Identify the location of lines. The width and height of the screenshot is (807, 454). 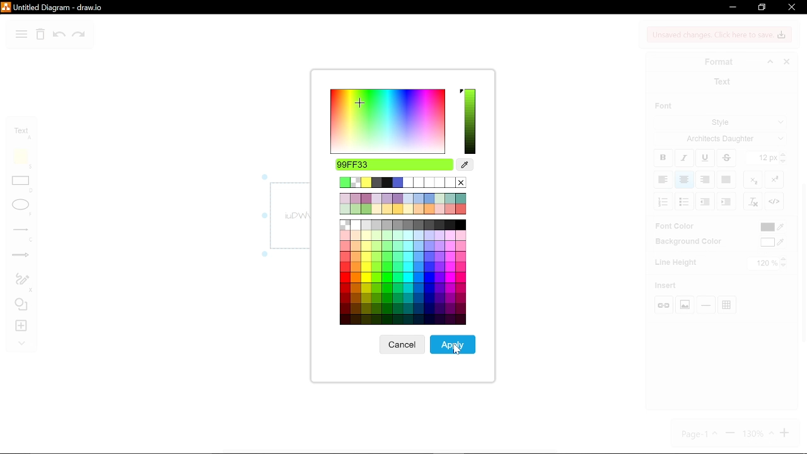
(17, 232).